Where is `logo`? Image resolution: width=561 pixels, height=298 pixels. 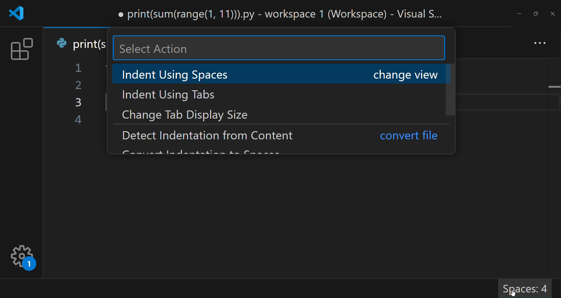 logo is located at coordinates (15, 15).